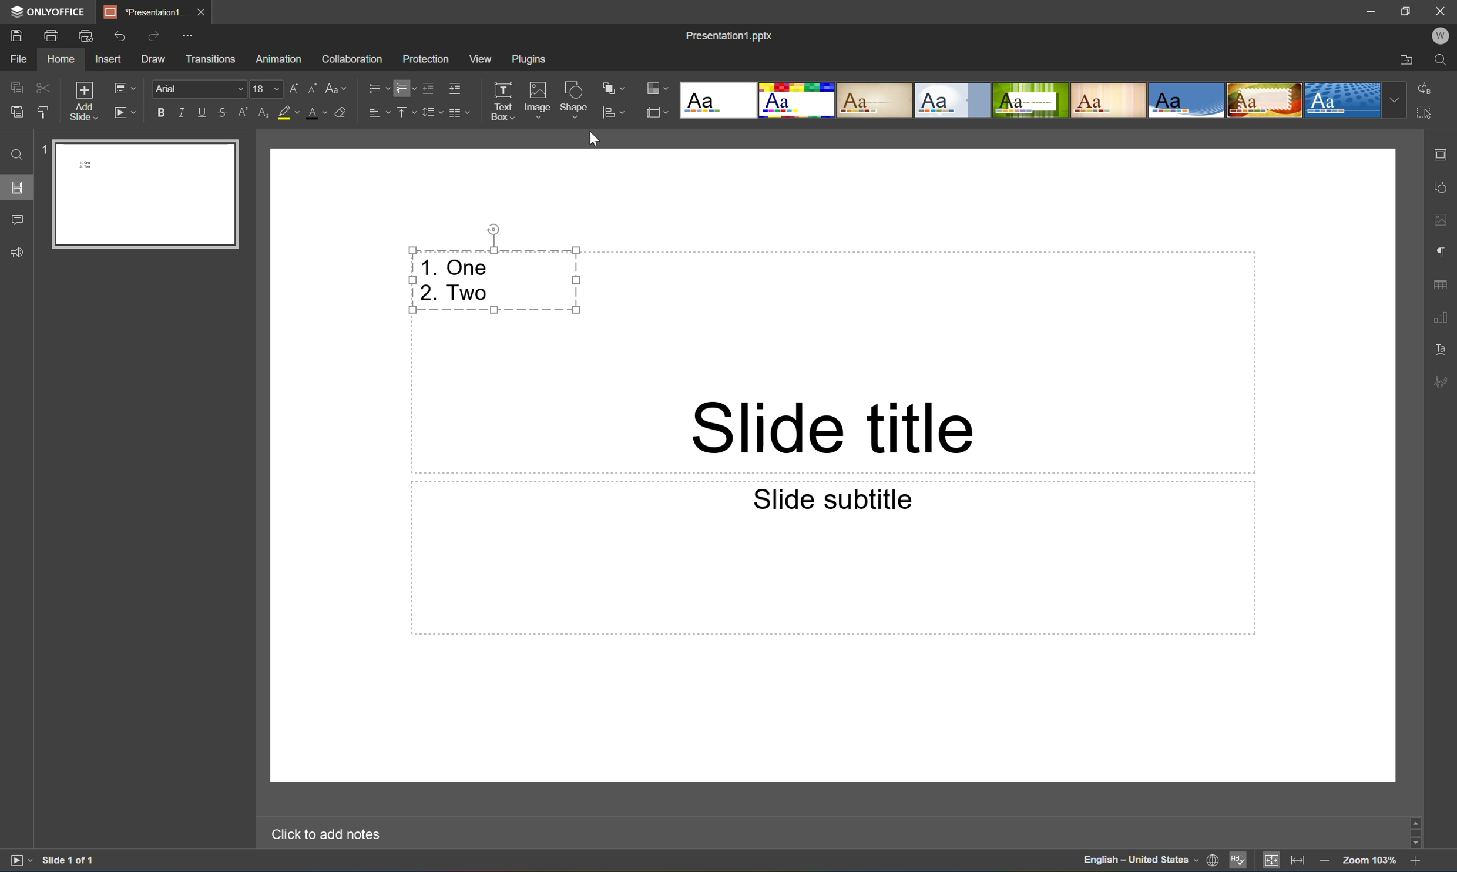 The image size is (1457, 872). Describe the element at coordinates (162, 113) in the screenshot. I see `Bold` at that location.